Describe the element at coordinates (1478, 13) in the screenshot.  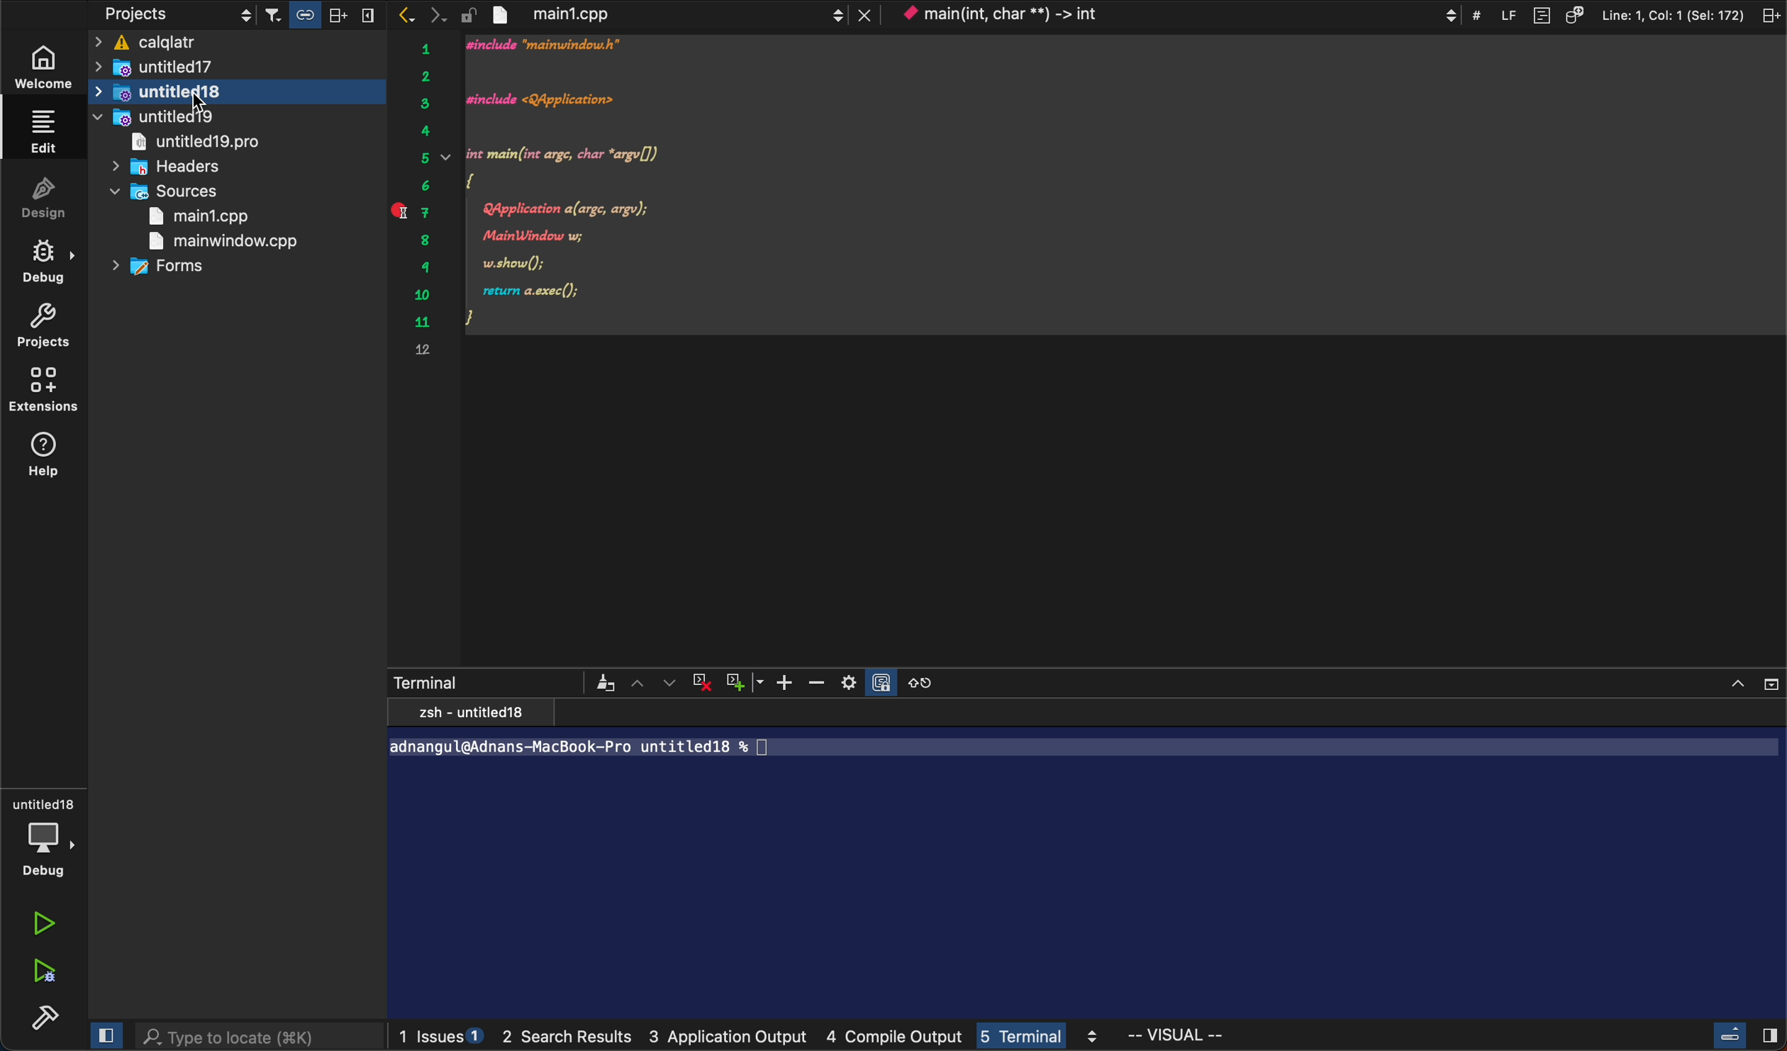
I see `#` at that location.